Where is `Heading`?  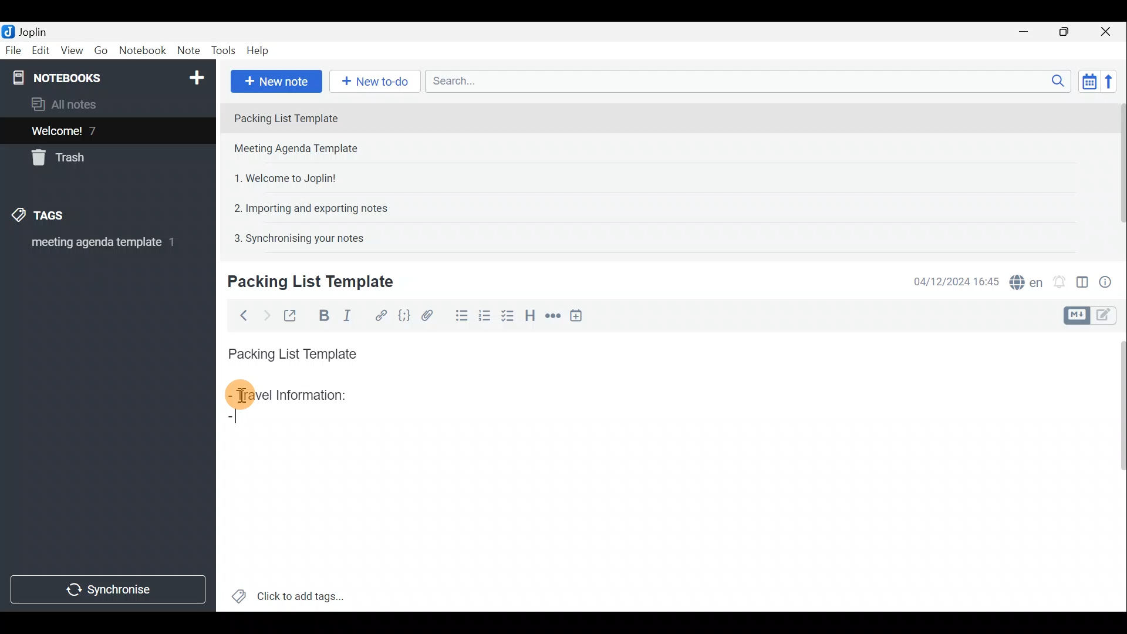 Heading is located at coordinates (531, 314).